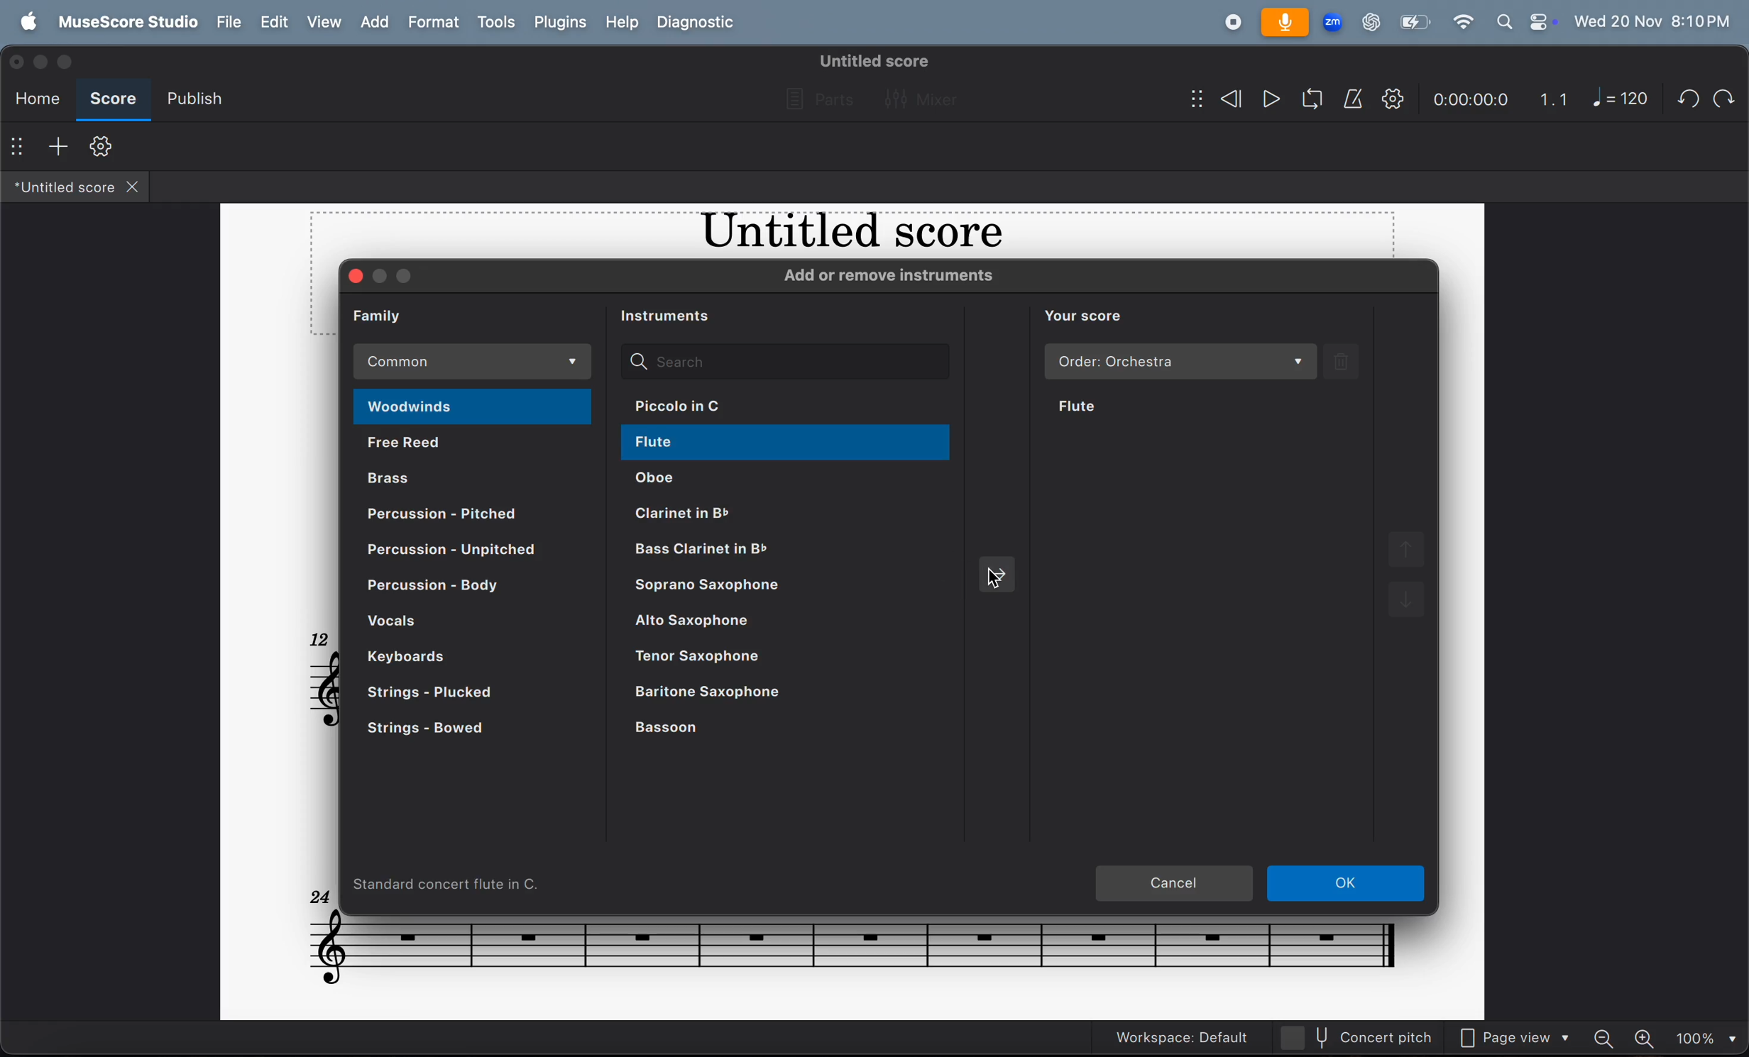 The width and height of the screenshot is (1749, 1057). I want to click on oboe, so click(801, 482).